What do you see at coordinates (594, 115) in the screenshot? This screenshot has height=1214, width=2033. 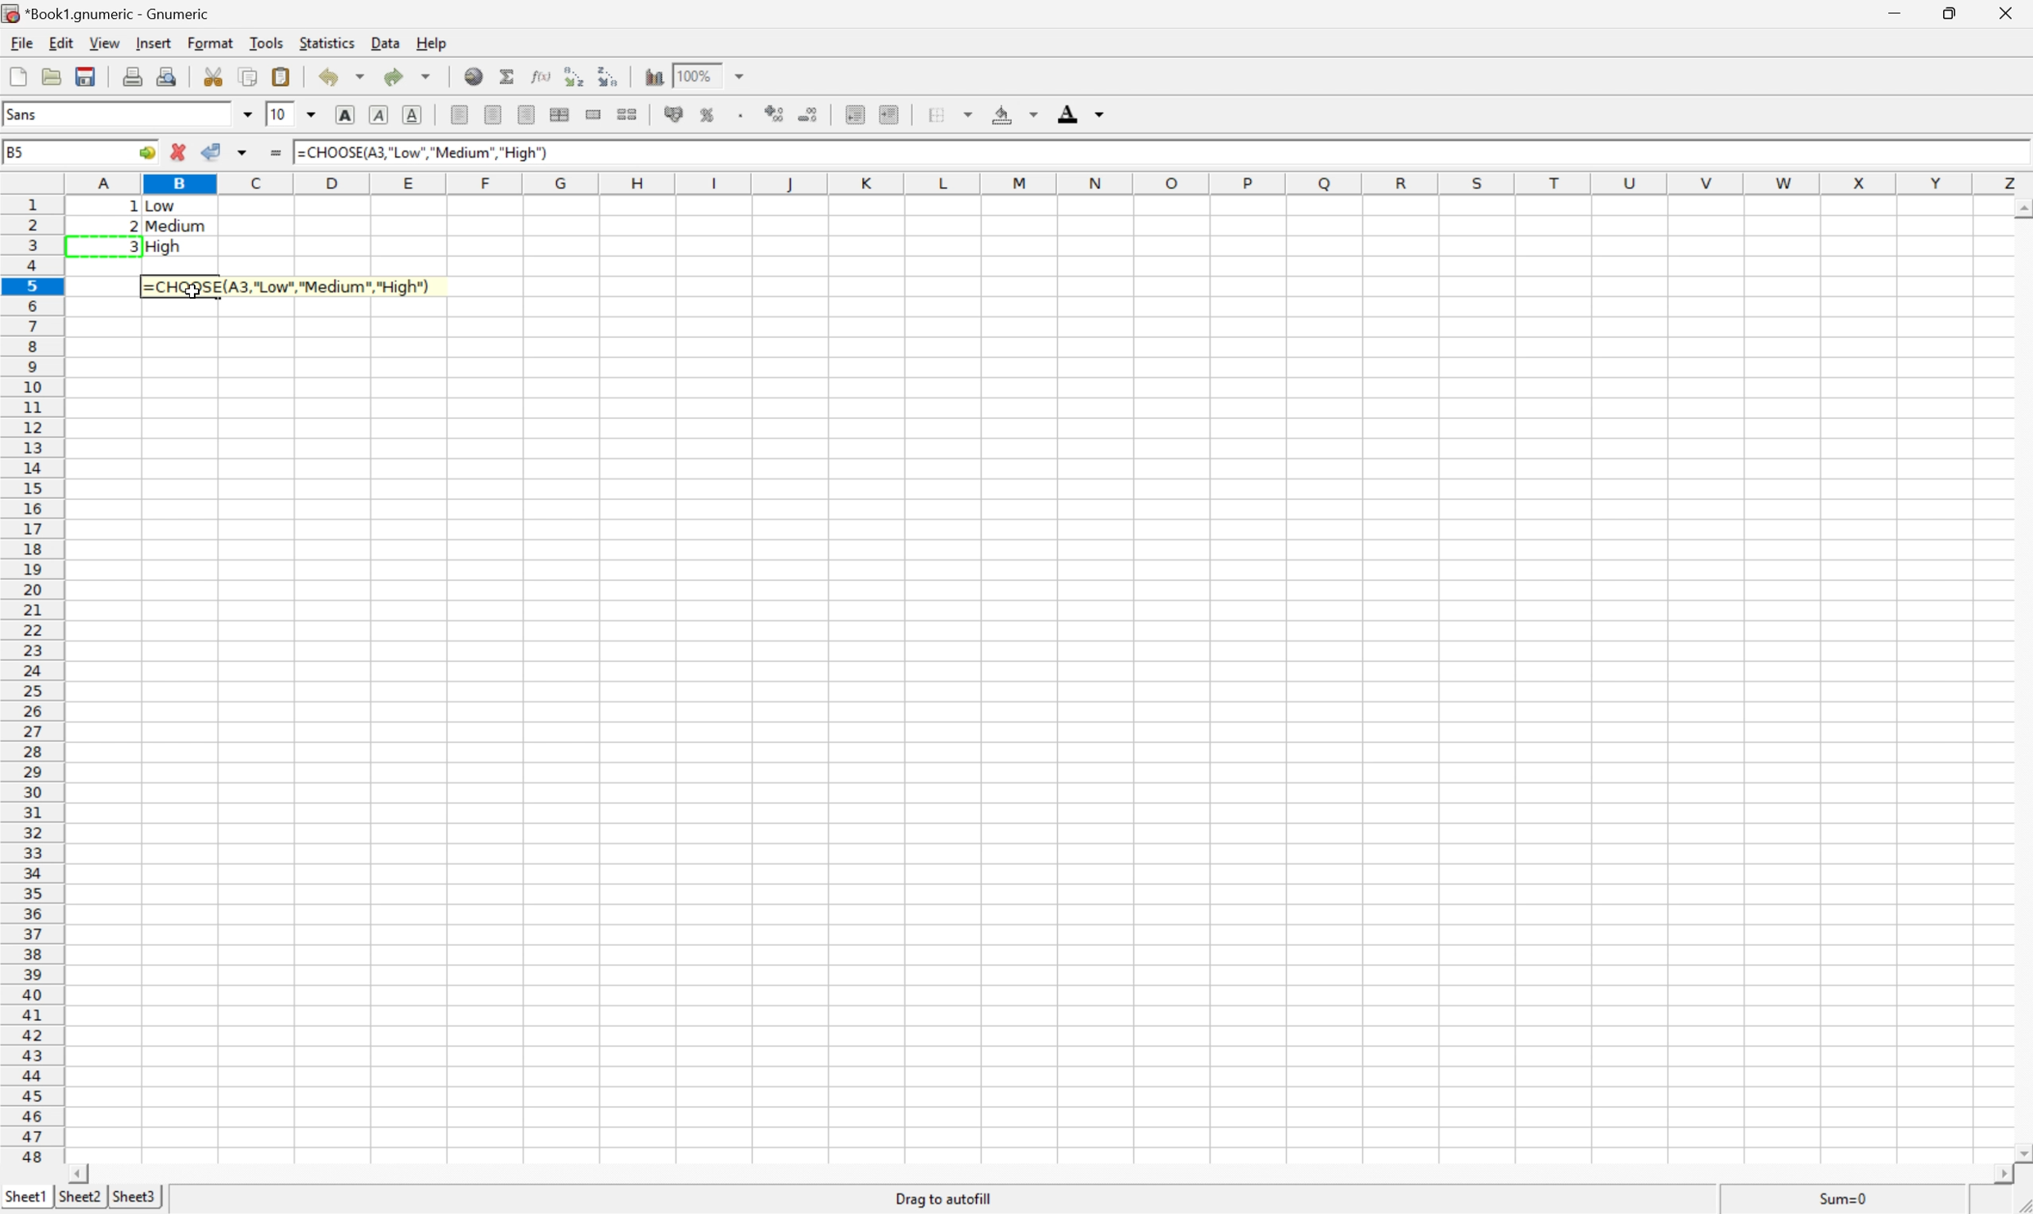 I see `Merge a range of cells` at bounding box center [594, 115].